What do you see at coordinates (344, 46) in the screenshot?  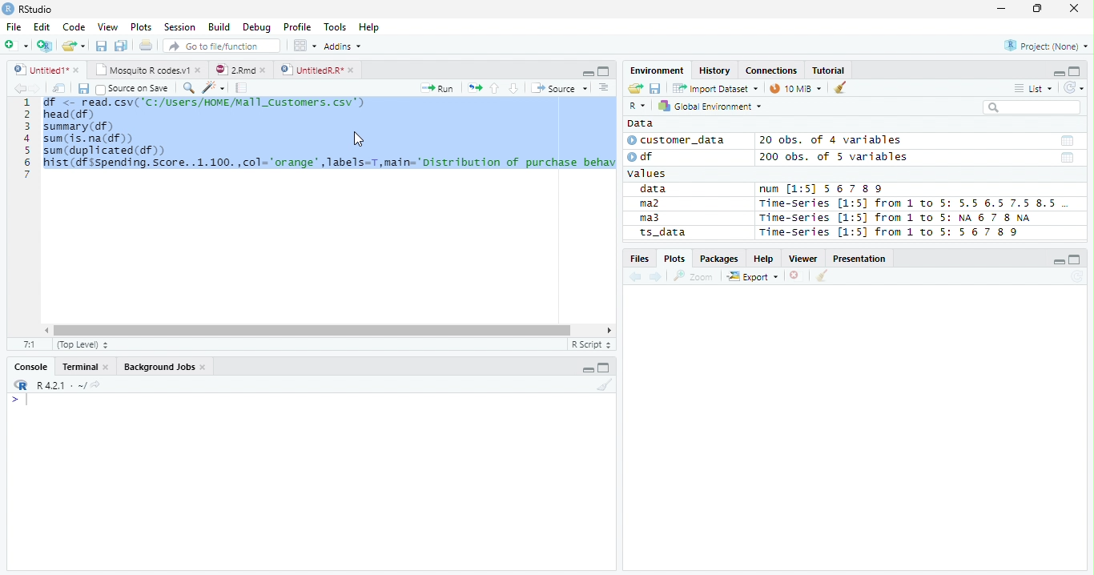 I see `Addins` at bounding box center [344, 46].